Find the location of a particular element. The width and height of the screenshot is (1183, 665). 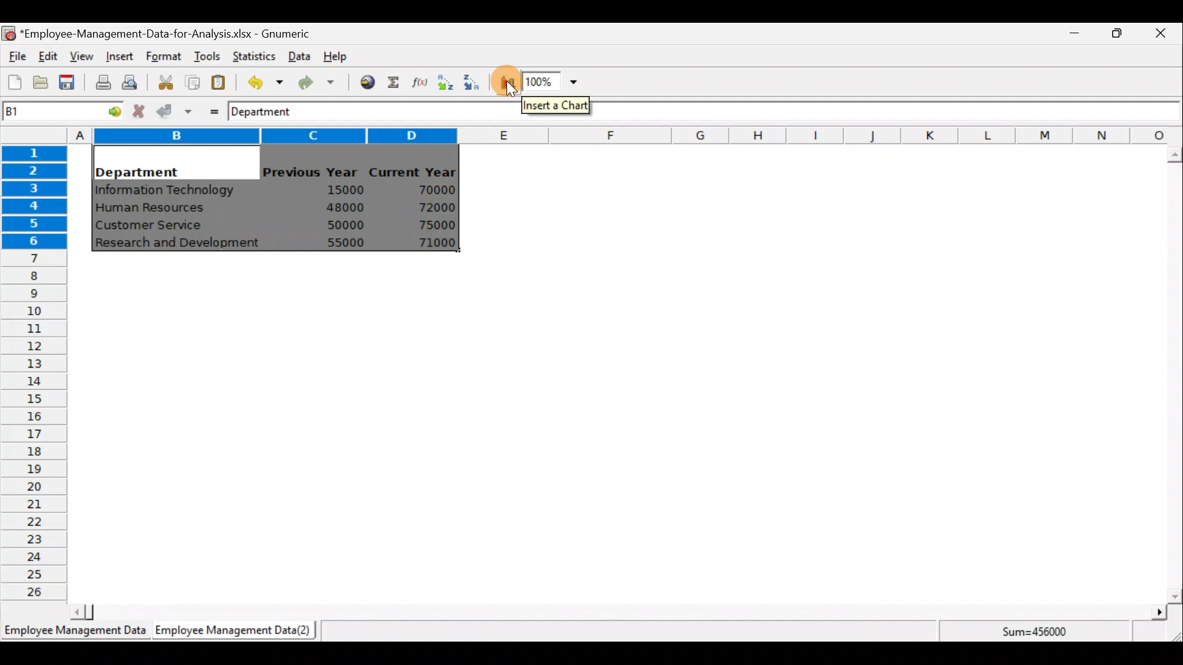

Insert hyperlink is located at coordinates (363, 81).